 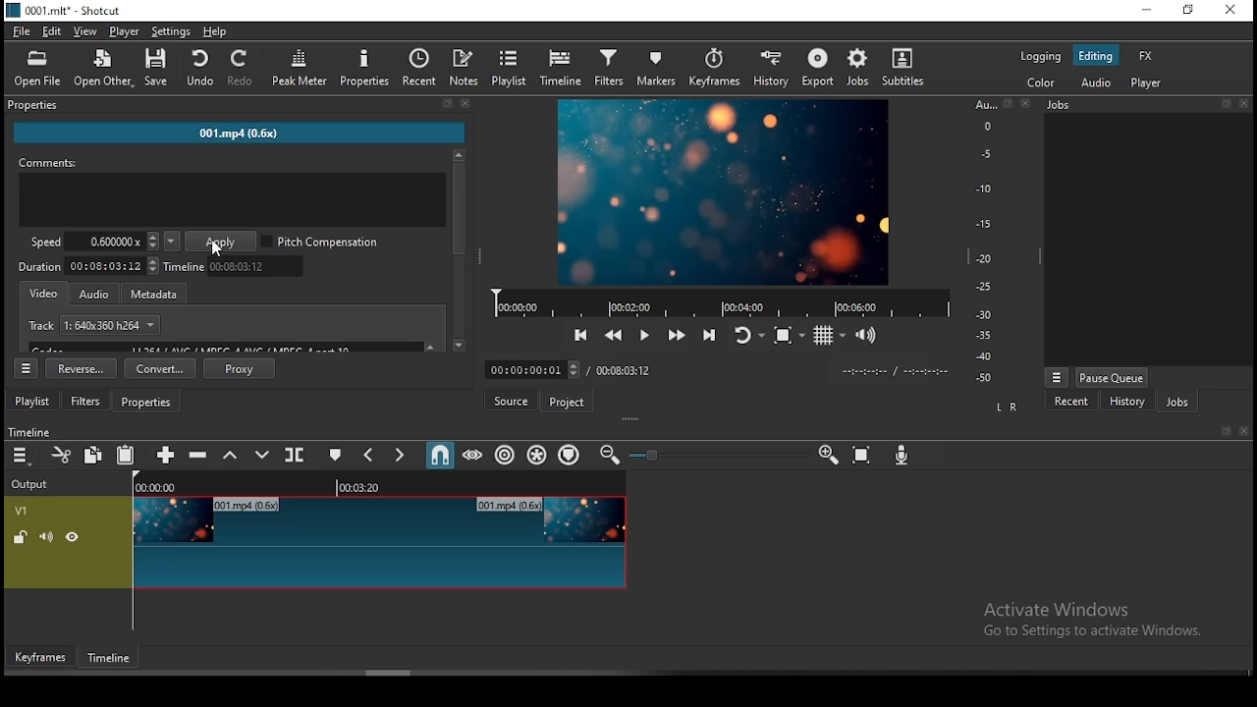 I want to click on peak meter, so click(x=300, y=66).